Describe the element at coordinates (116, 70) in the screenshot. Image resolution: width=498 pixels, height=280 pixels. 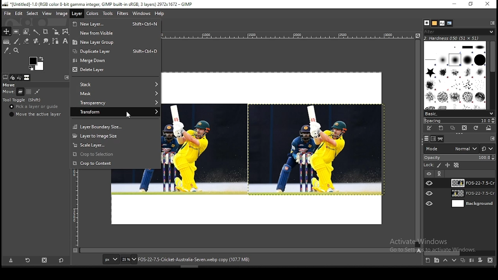
I see `delete layer` at that location.